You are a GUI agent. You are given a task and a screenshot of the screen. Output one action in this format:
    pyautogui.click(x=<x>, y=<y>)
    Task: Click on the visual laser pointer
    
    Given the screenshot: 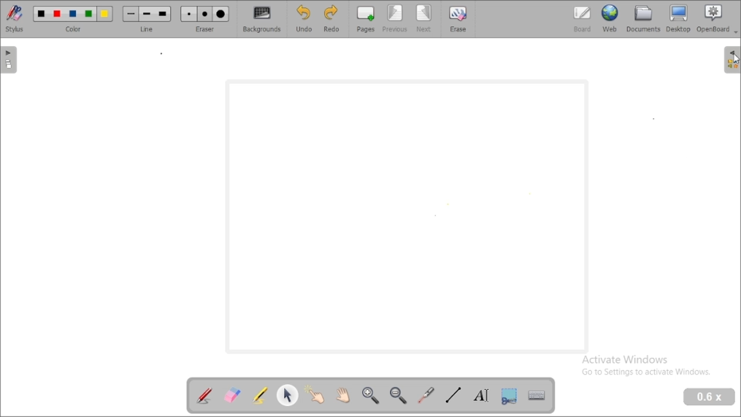 What is the action you would take?
    pyautogui.click(x=427, y=396)
    